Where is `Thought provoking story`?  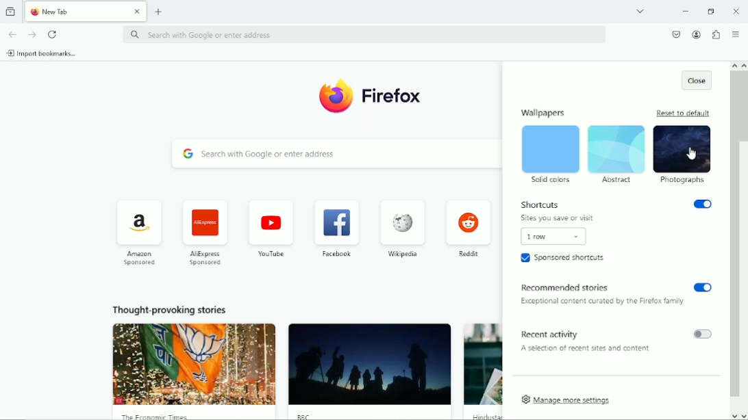
Thought provoking story is located at coordinates (371, 370).